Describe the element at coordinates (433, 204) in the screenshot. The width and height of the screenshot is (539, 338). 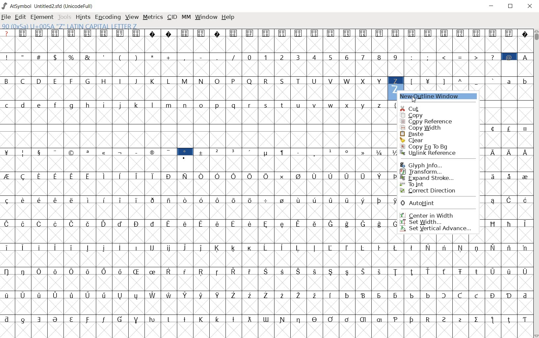
I see `AutoHint` at that location.